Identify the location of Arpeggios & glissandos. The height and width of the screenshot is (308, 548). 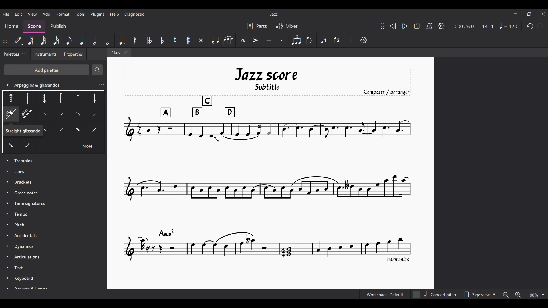
(47, 85).